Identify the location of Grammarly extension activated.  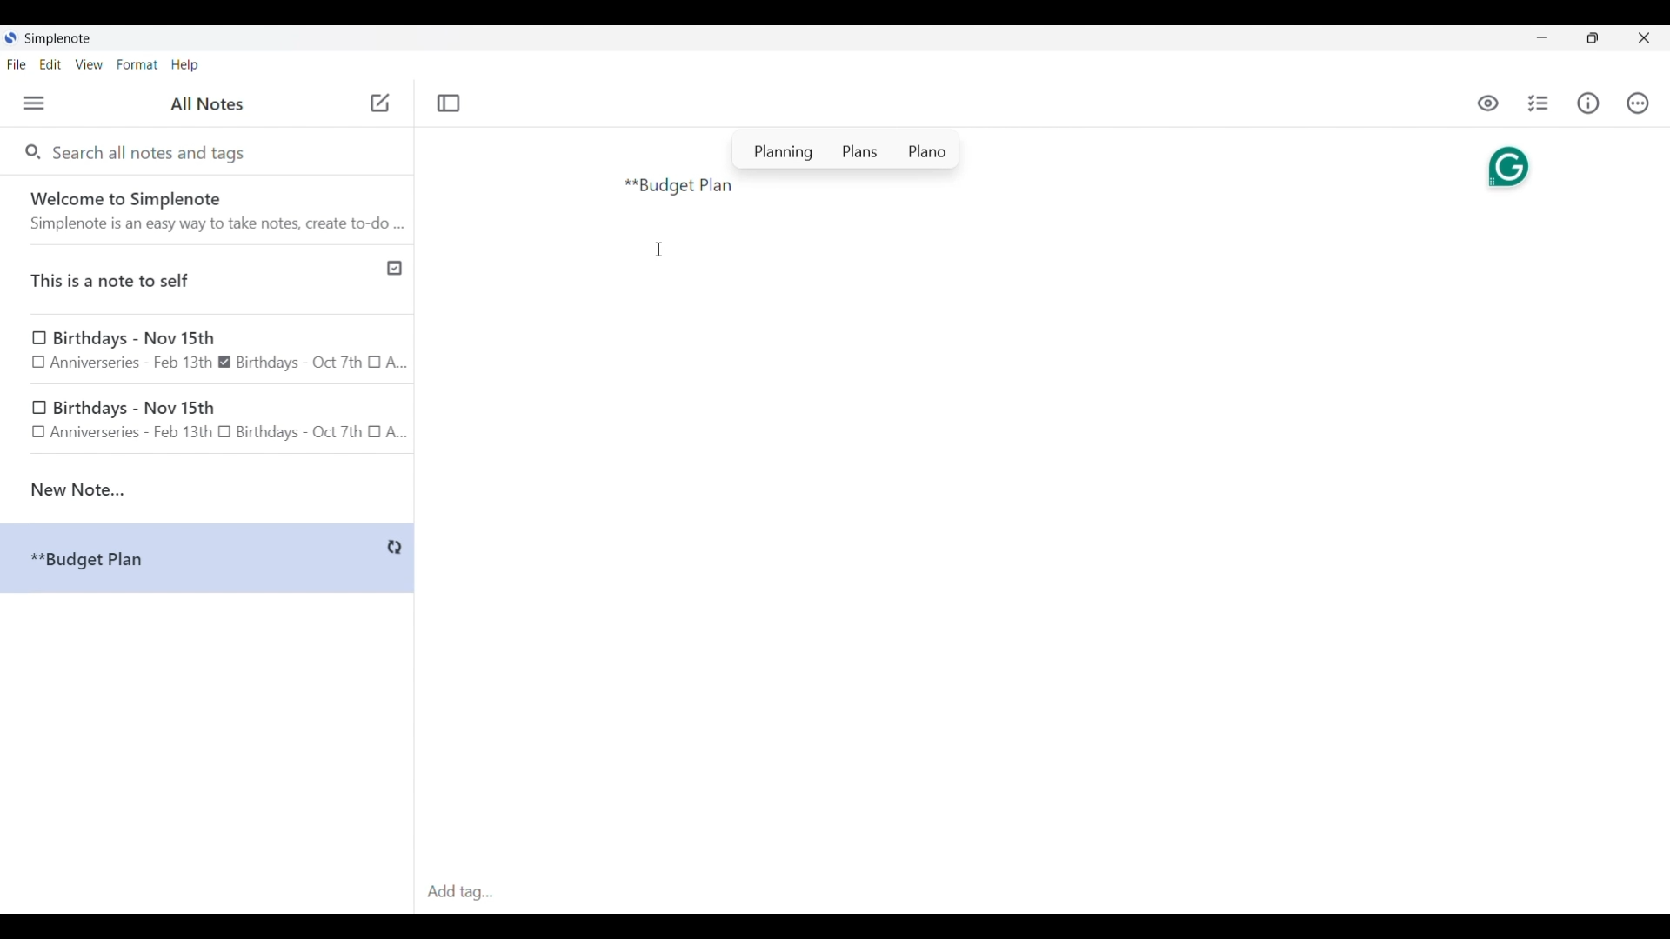
(1506, 164).